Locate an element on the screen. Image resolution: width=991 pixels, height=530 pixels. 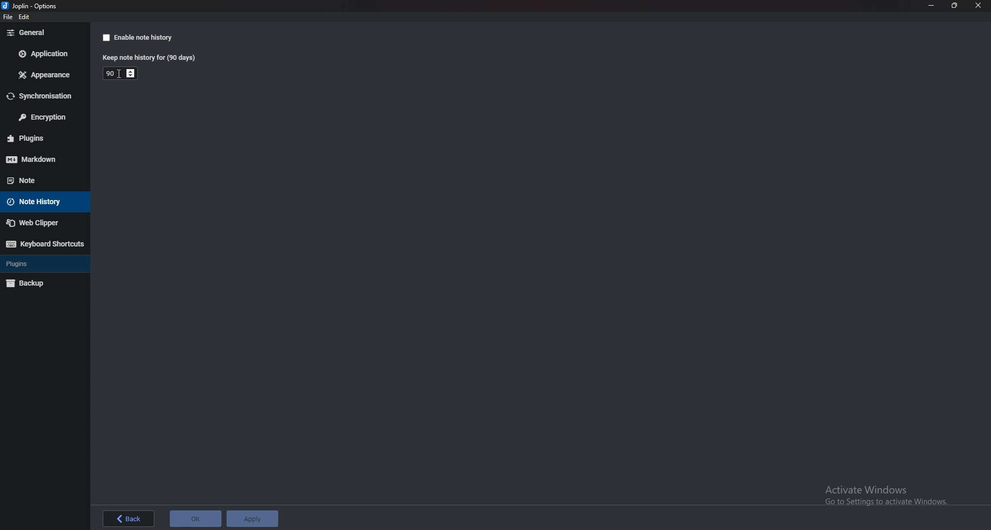
Enable note history is located at coordinates (136, 37).